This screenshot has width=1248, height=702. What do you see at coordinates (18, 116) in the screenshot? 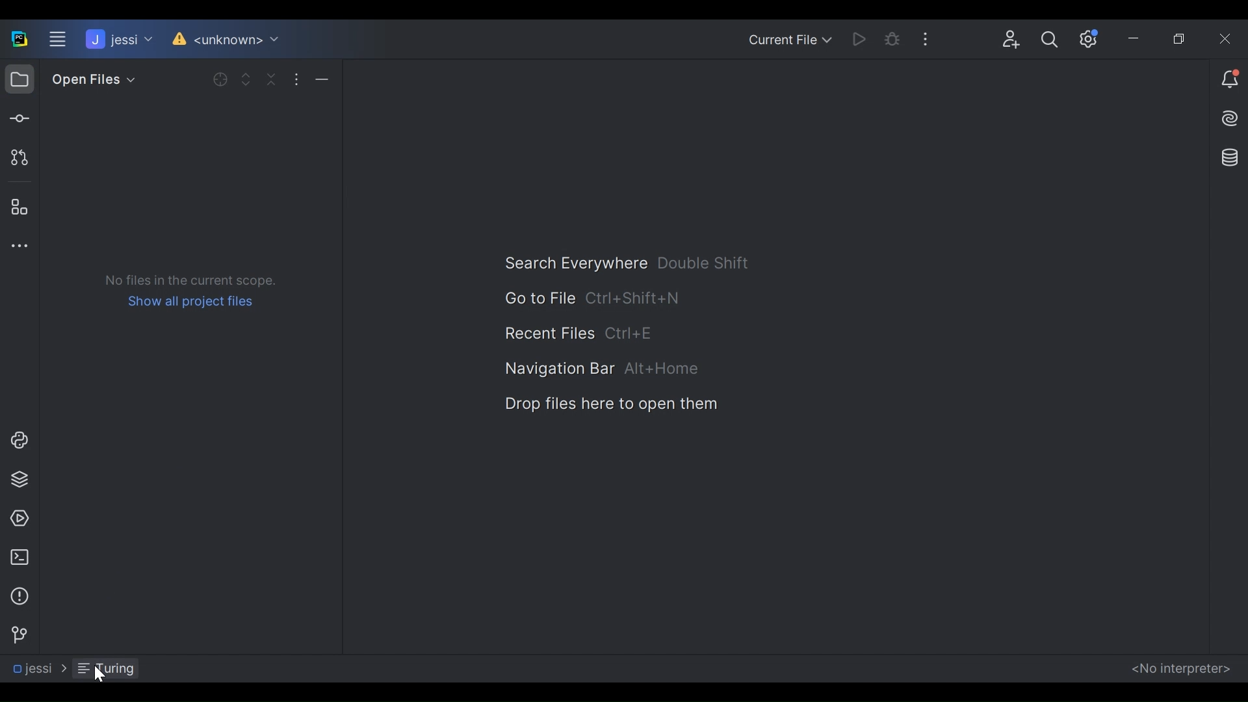
I see `Commit` at bounding box center [18, 116].